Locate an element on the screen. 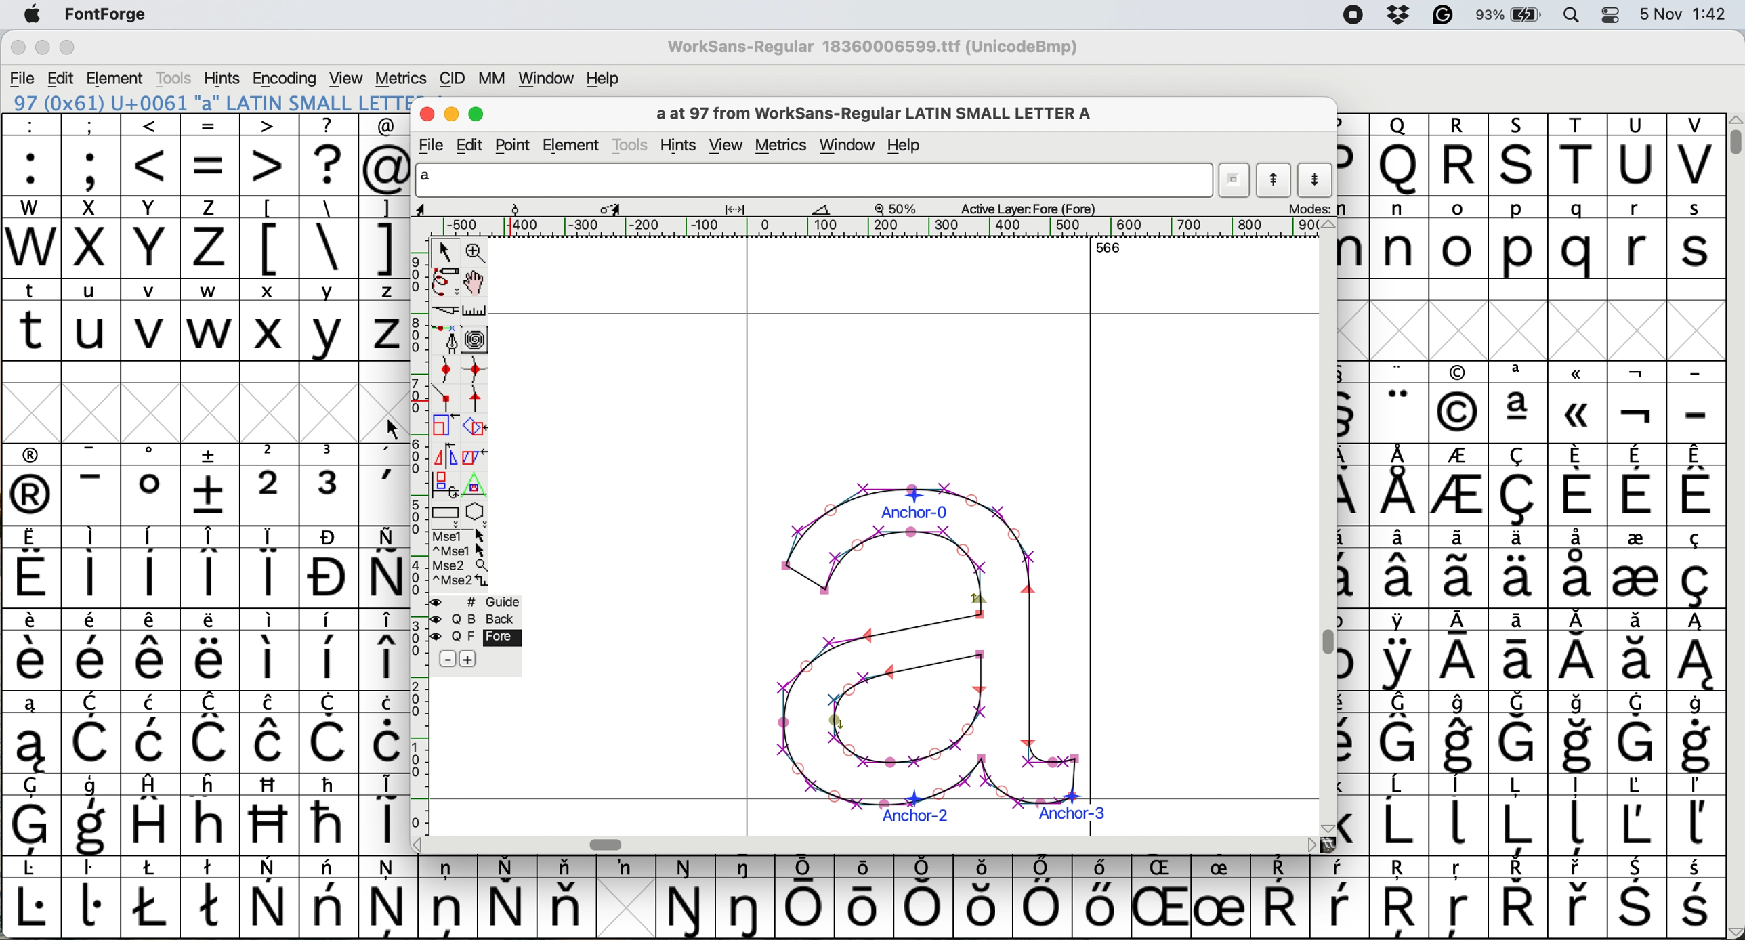 The image size is (1745, 940). symbol is located at coordinates (1637, 650).